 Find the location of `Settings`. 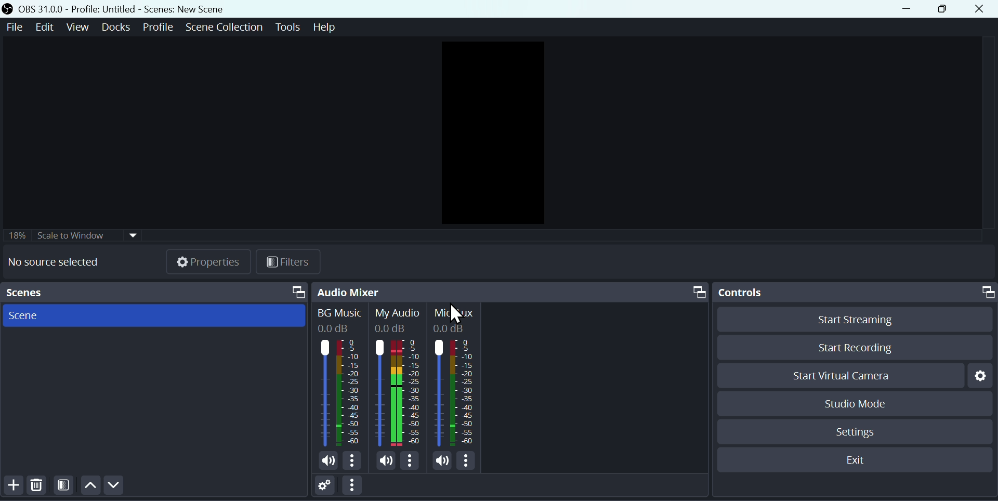

Settings is located at coordinates (978, 376).